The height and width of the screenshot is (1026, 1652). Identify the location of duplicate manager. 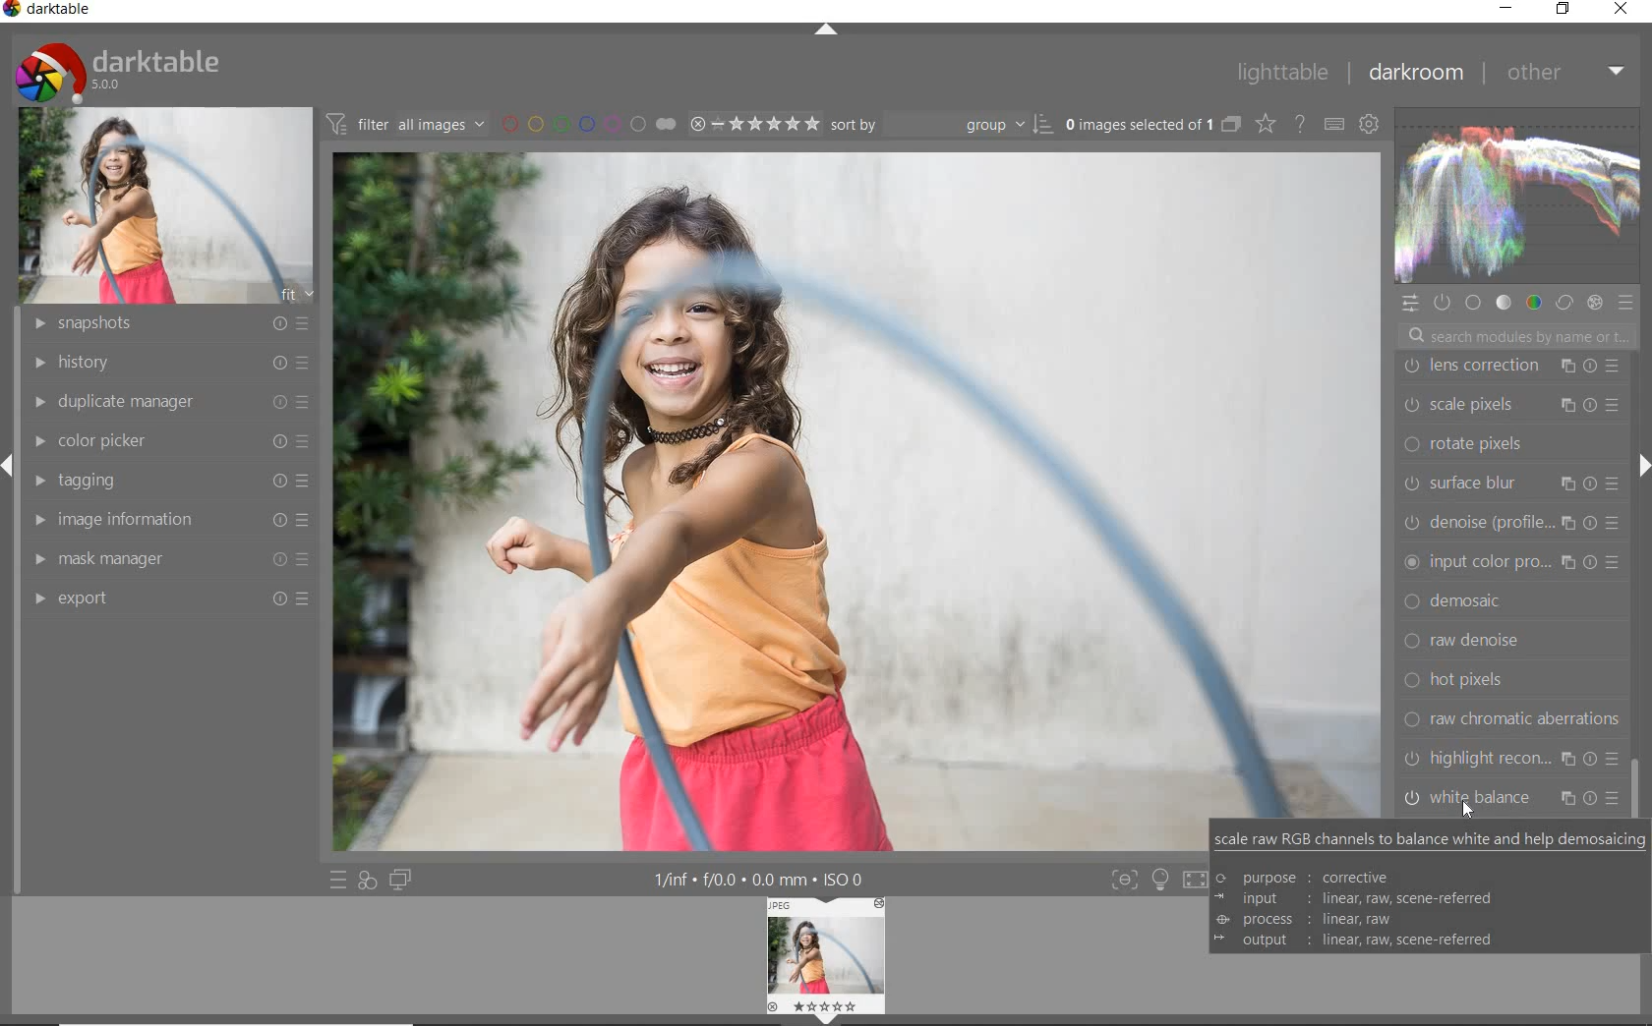
(167, 399).